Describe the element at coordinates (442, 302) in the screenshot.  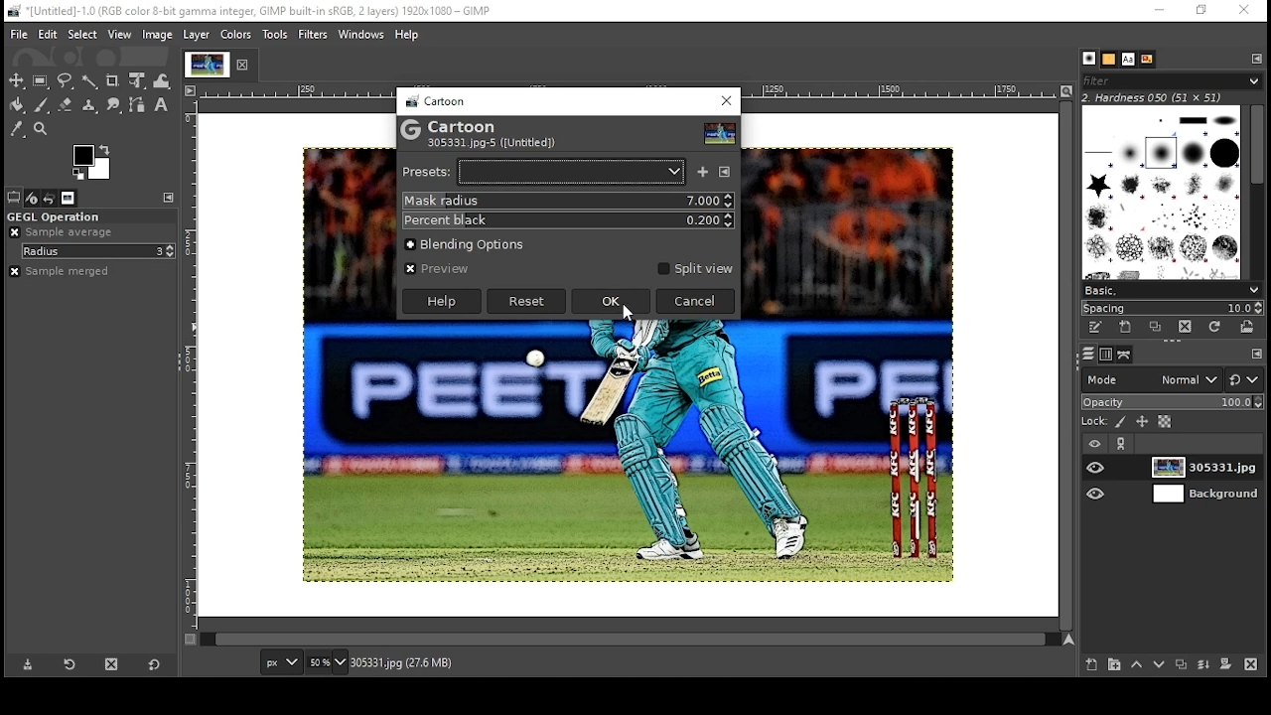
I see `help` at that location.